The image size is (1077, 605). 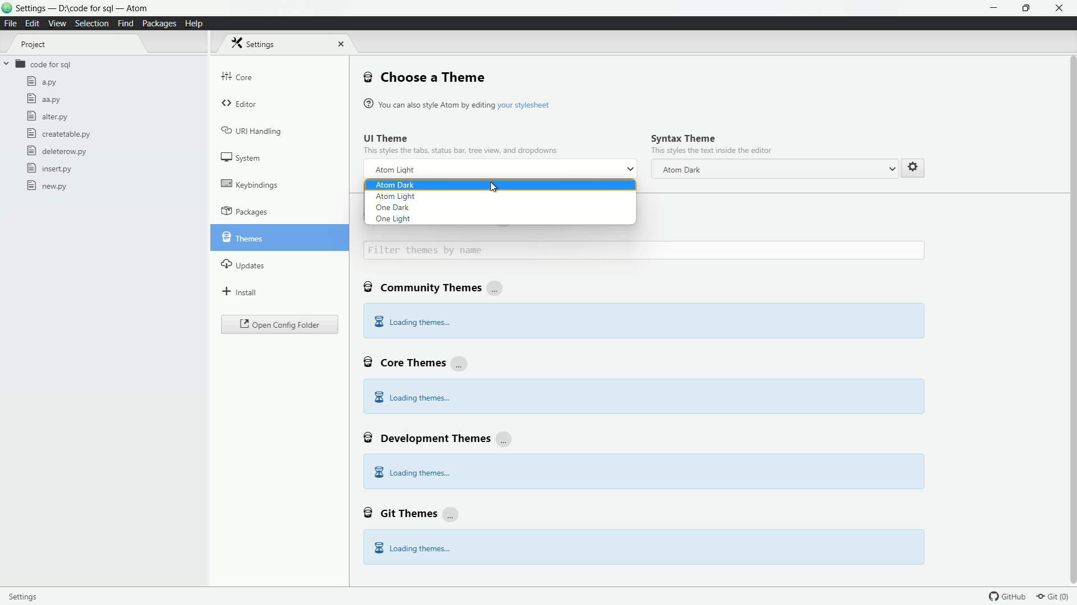 I want to click on settings, so click(x=257, y=43).